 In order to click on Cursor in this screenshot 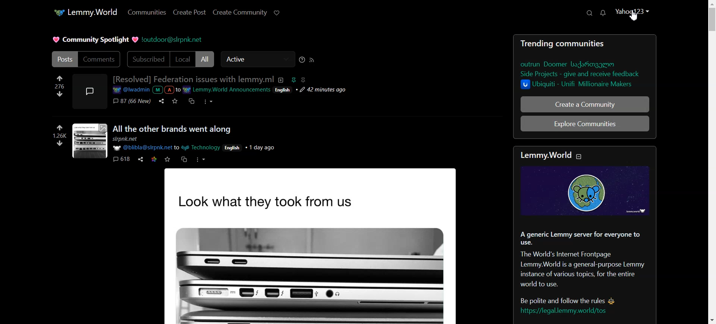, I will do `click(635, 15)`.